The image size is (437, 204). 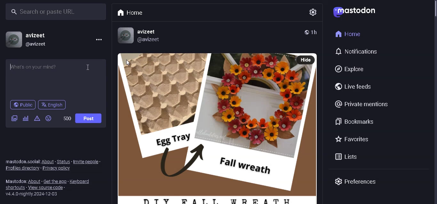 What do you see at coordinates (362, 104) in the screenshot?
I see `PRIVATE MENTIONS` at bounding box center [362, 104].